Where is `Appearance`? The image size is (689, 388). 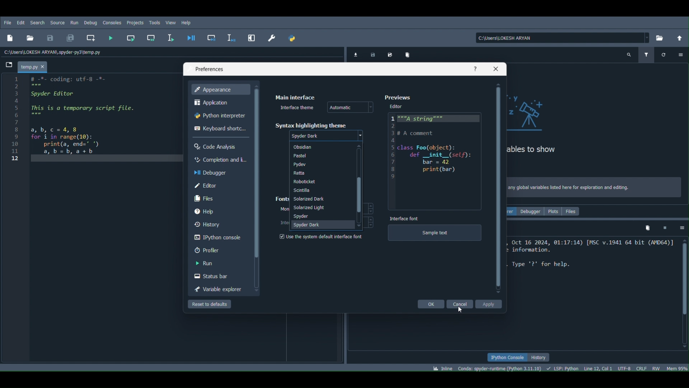 Appearance is located at coordinates (221, 89).